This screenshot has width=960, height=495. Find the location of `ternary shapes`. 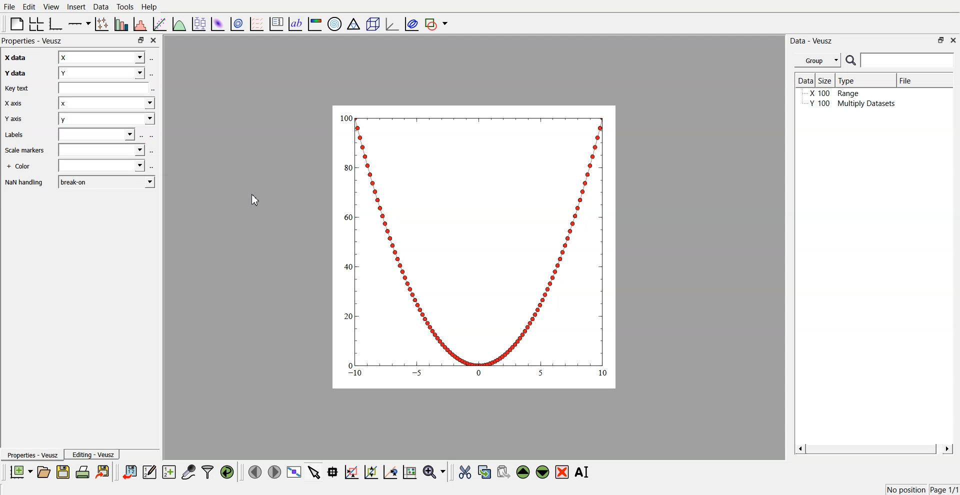

ternary shapes is located at coordinates (352, 25).